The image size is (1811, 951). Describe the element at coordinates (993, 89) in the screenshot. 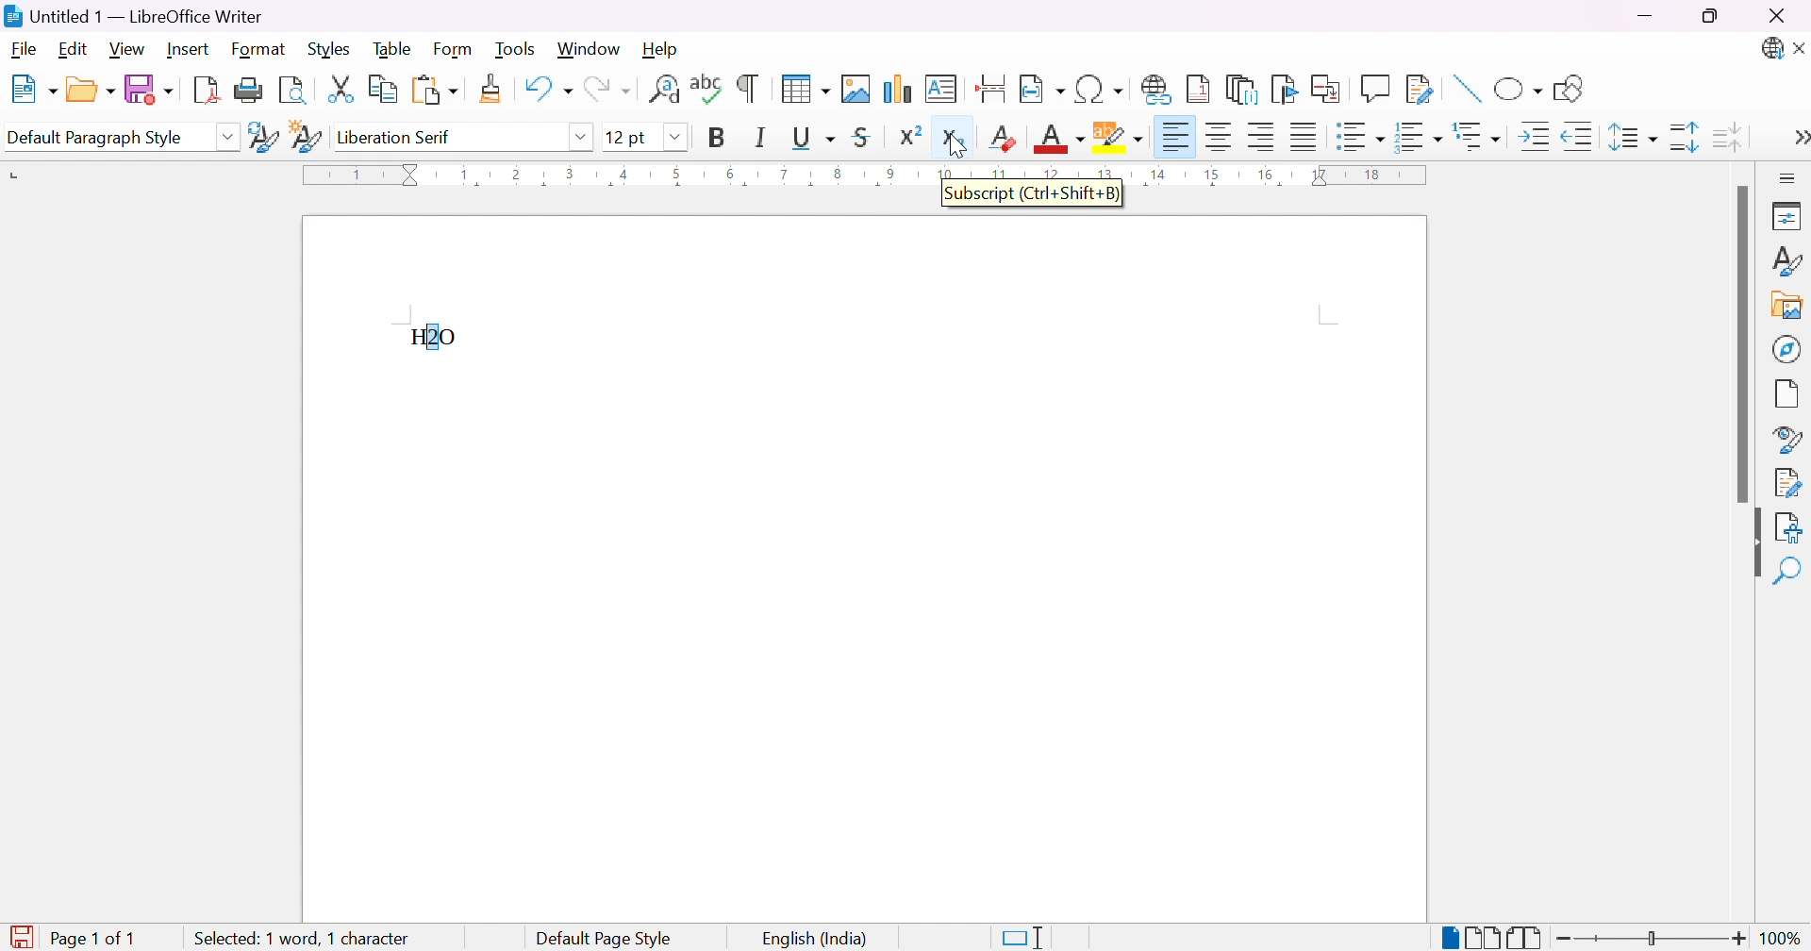

I see `Insert page break` at that location.